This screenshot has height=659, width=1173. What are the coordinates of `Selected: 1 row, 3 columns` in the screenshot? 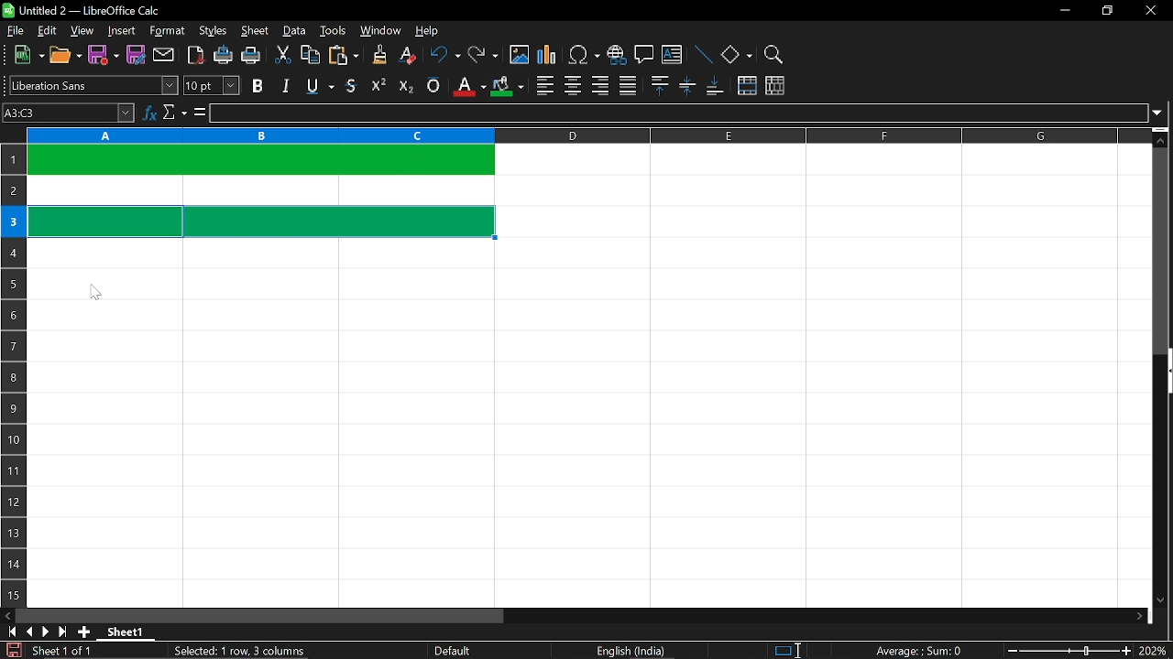 It's located at (244, 651).